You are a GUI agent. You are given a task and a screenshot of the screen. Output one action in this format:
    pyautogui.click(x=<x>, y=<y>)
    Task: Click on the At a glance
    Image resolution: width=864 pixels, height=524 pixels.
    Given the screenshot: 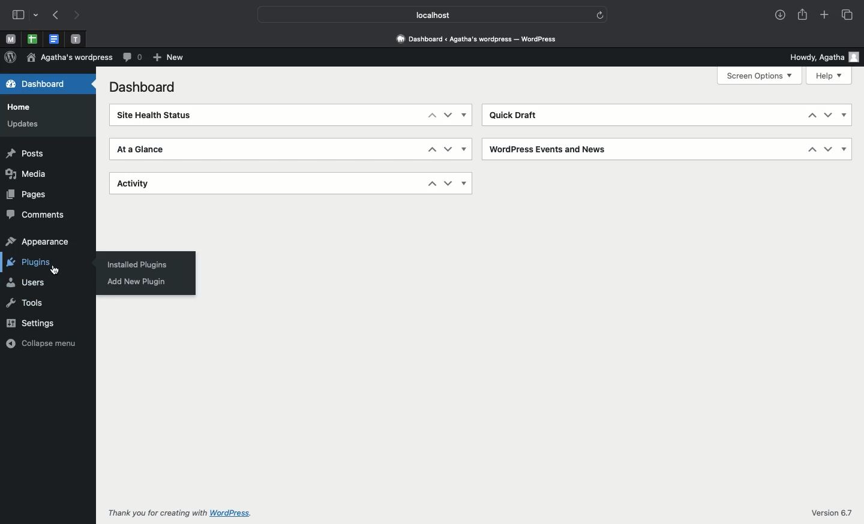 What is the action you would take?
    pyautogui.click(x=145, y=148)
    